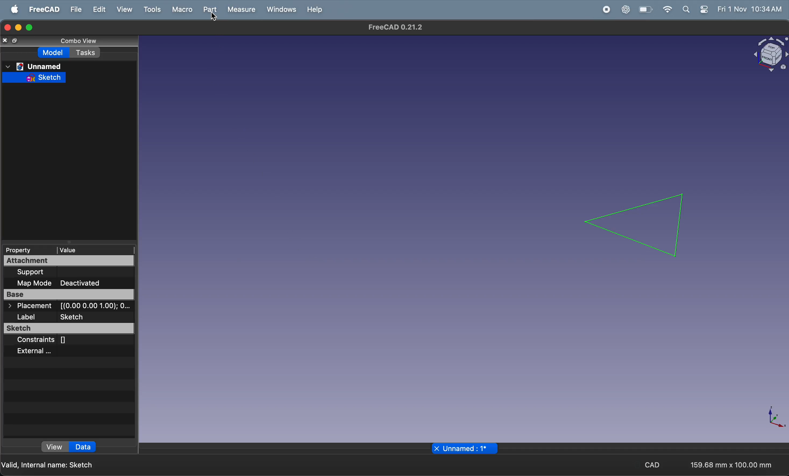  I want to click on model, so click(55, 52).